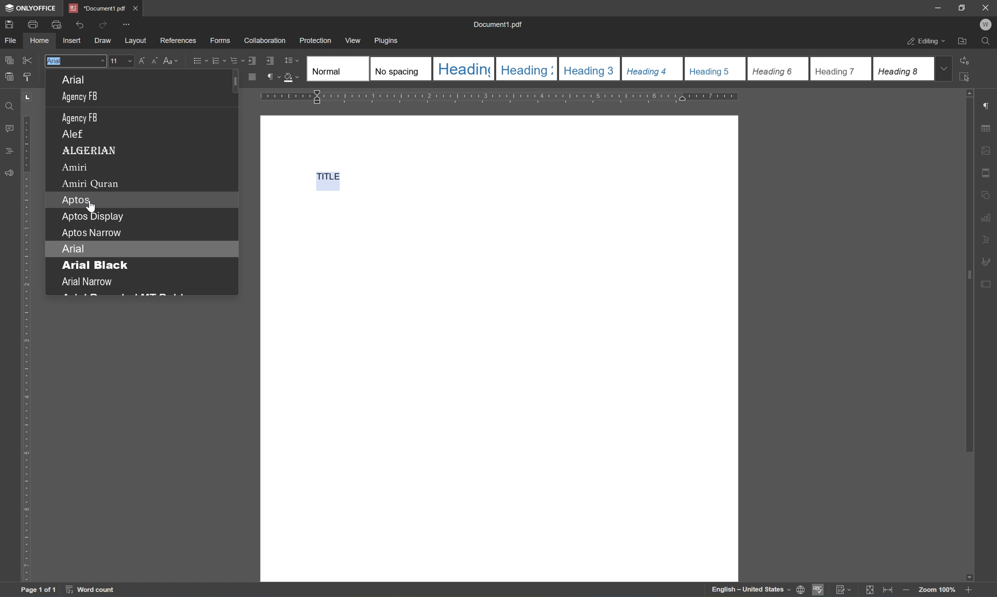  What do you see at coordinates (965, 78) in the screenshot?
I see `select all` at bounding box center [965, 78].